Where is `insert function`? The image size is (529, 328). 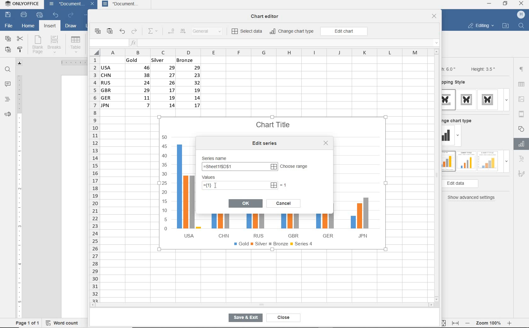
insert function is located at coordinates (285, 43).